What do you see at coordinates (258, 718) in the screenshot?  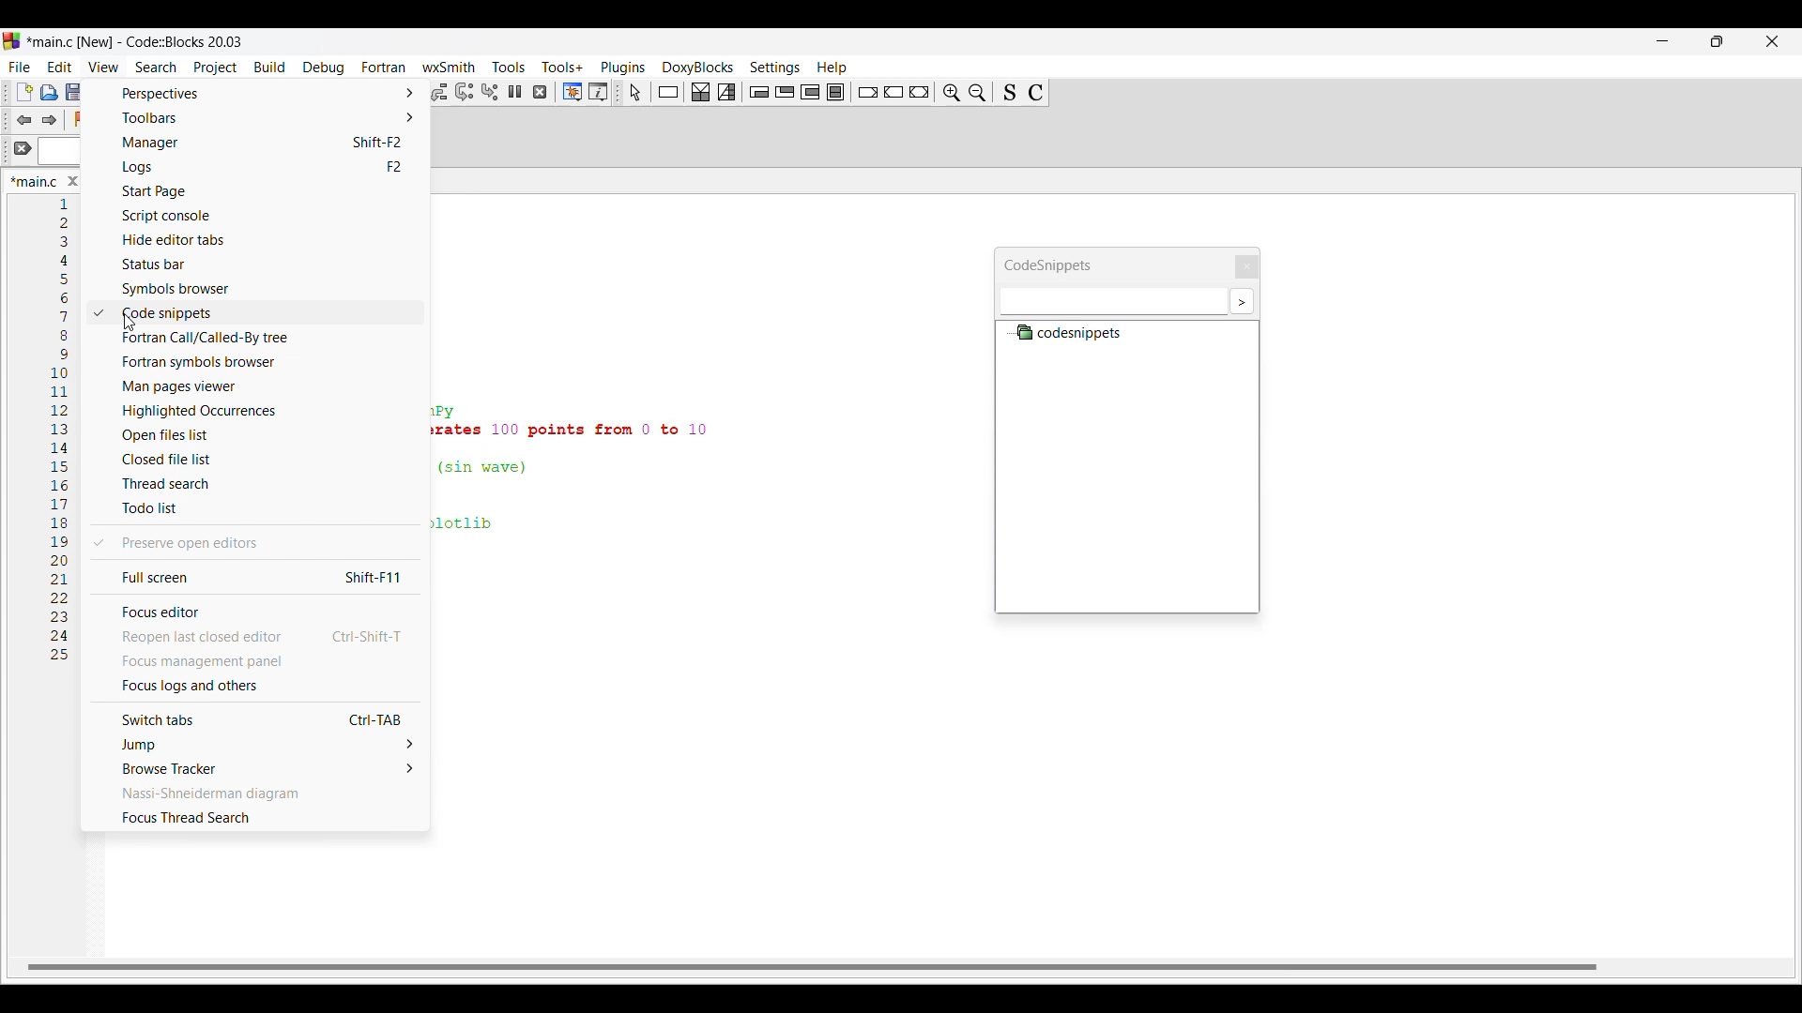 I see `Switch tabs` at bounding box center [258, 718].